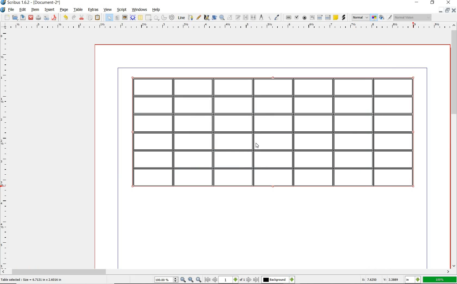 This screenshot has height=284, width=457. Describe the element at coordinates (157, 10) in the screenshot. I see `help` at that location.